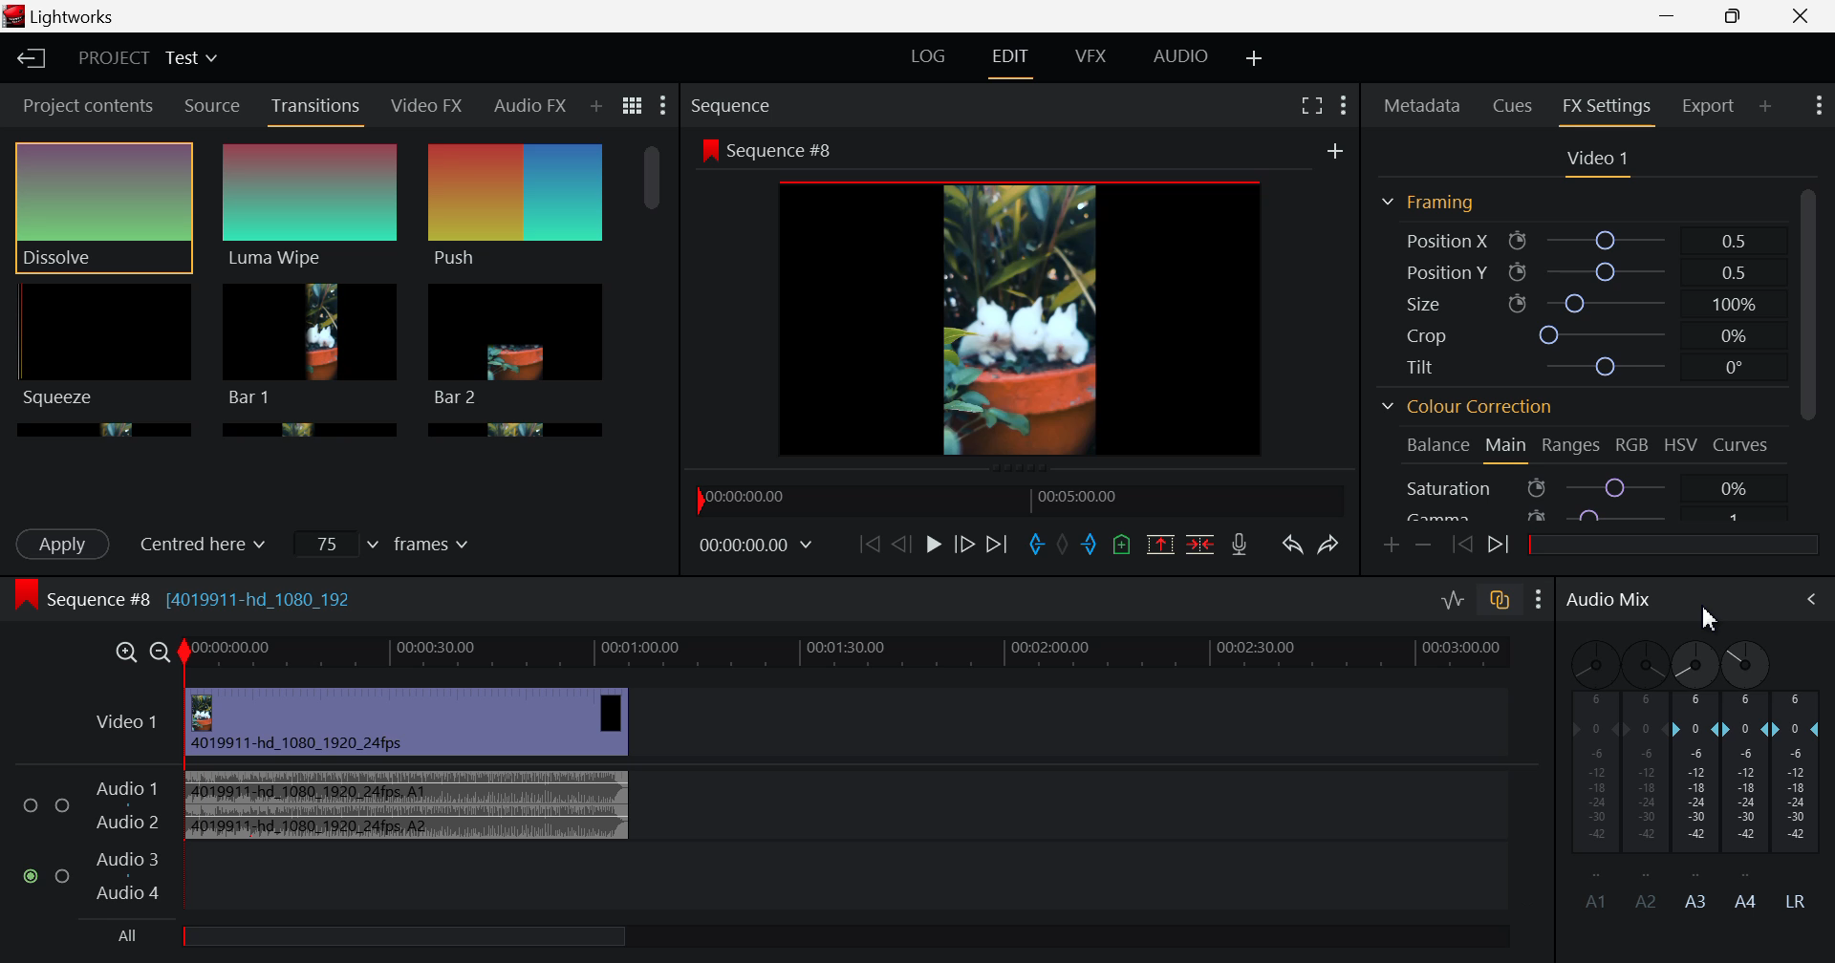  What do you see at coordinates (755, 549) in the screenshot?
I see `Frame Time` at bounding box center [755, 549].